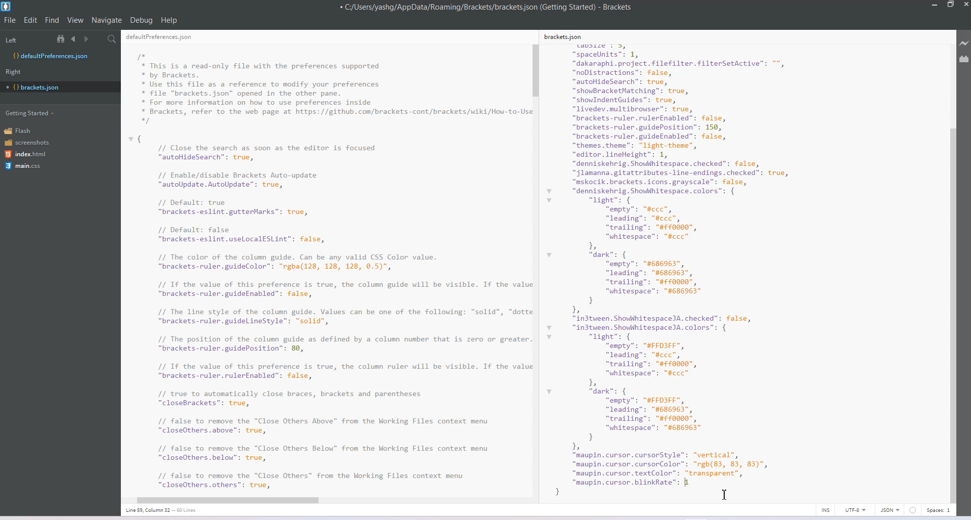 This screenshot has height=520, width=971. Describe the element at coordinates (936, 5) in the screenshot. I see `Minimize` at that location.